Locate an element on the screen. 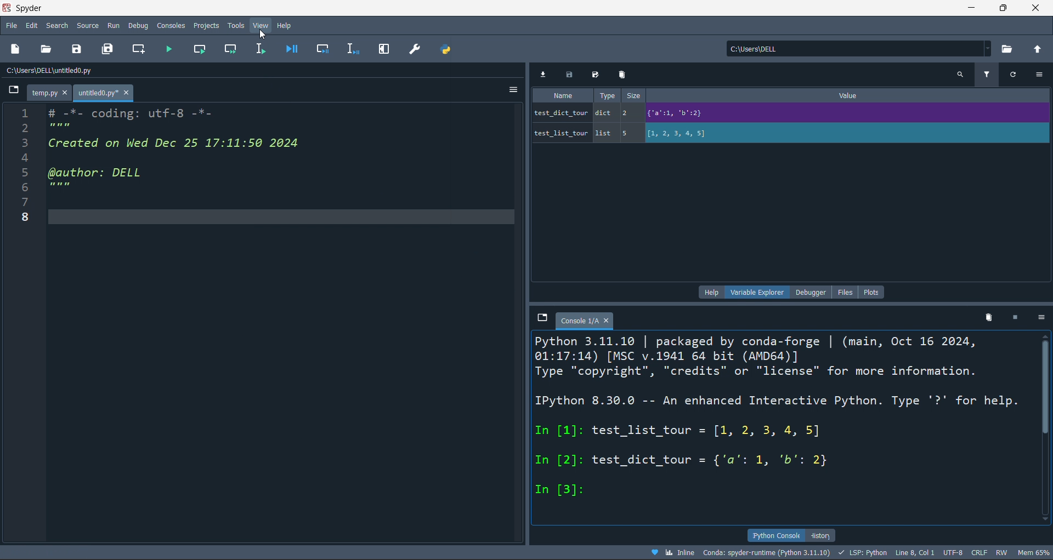  run is located at coordinates (112, 26).